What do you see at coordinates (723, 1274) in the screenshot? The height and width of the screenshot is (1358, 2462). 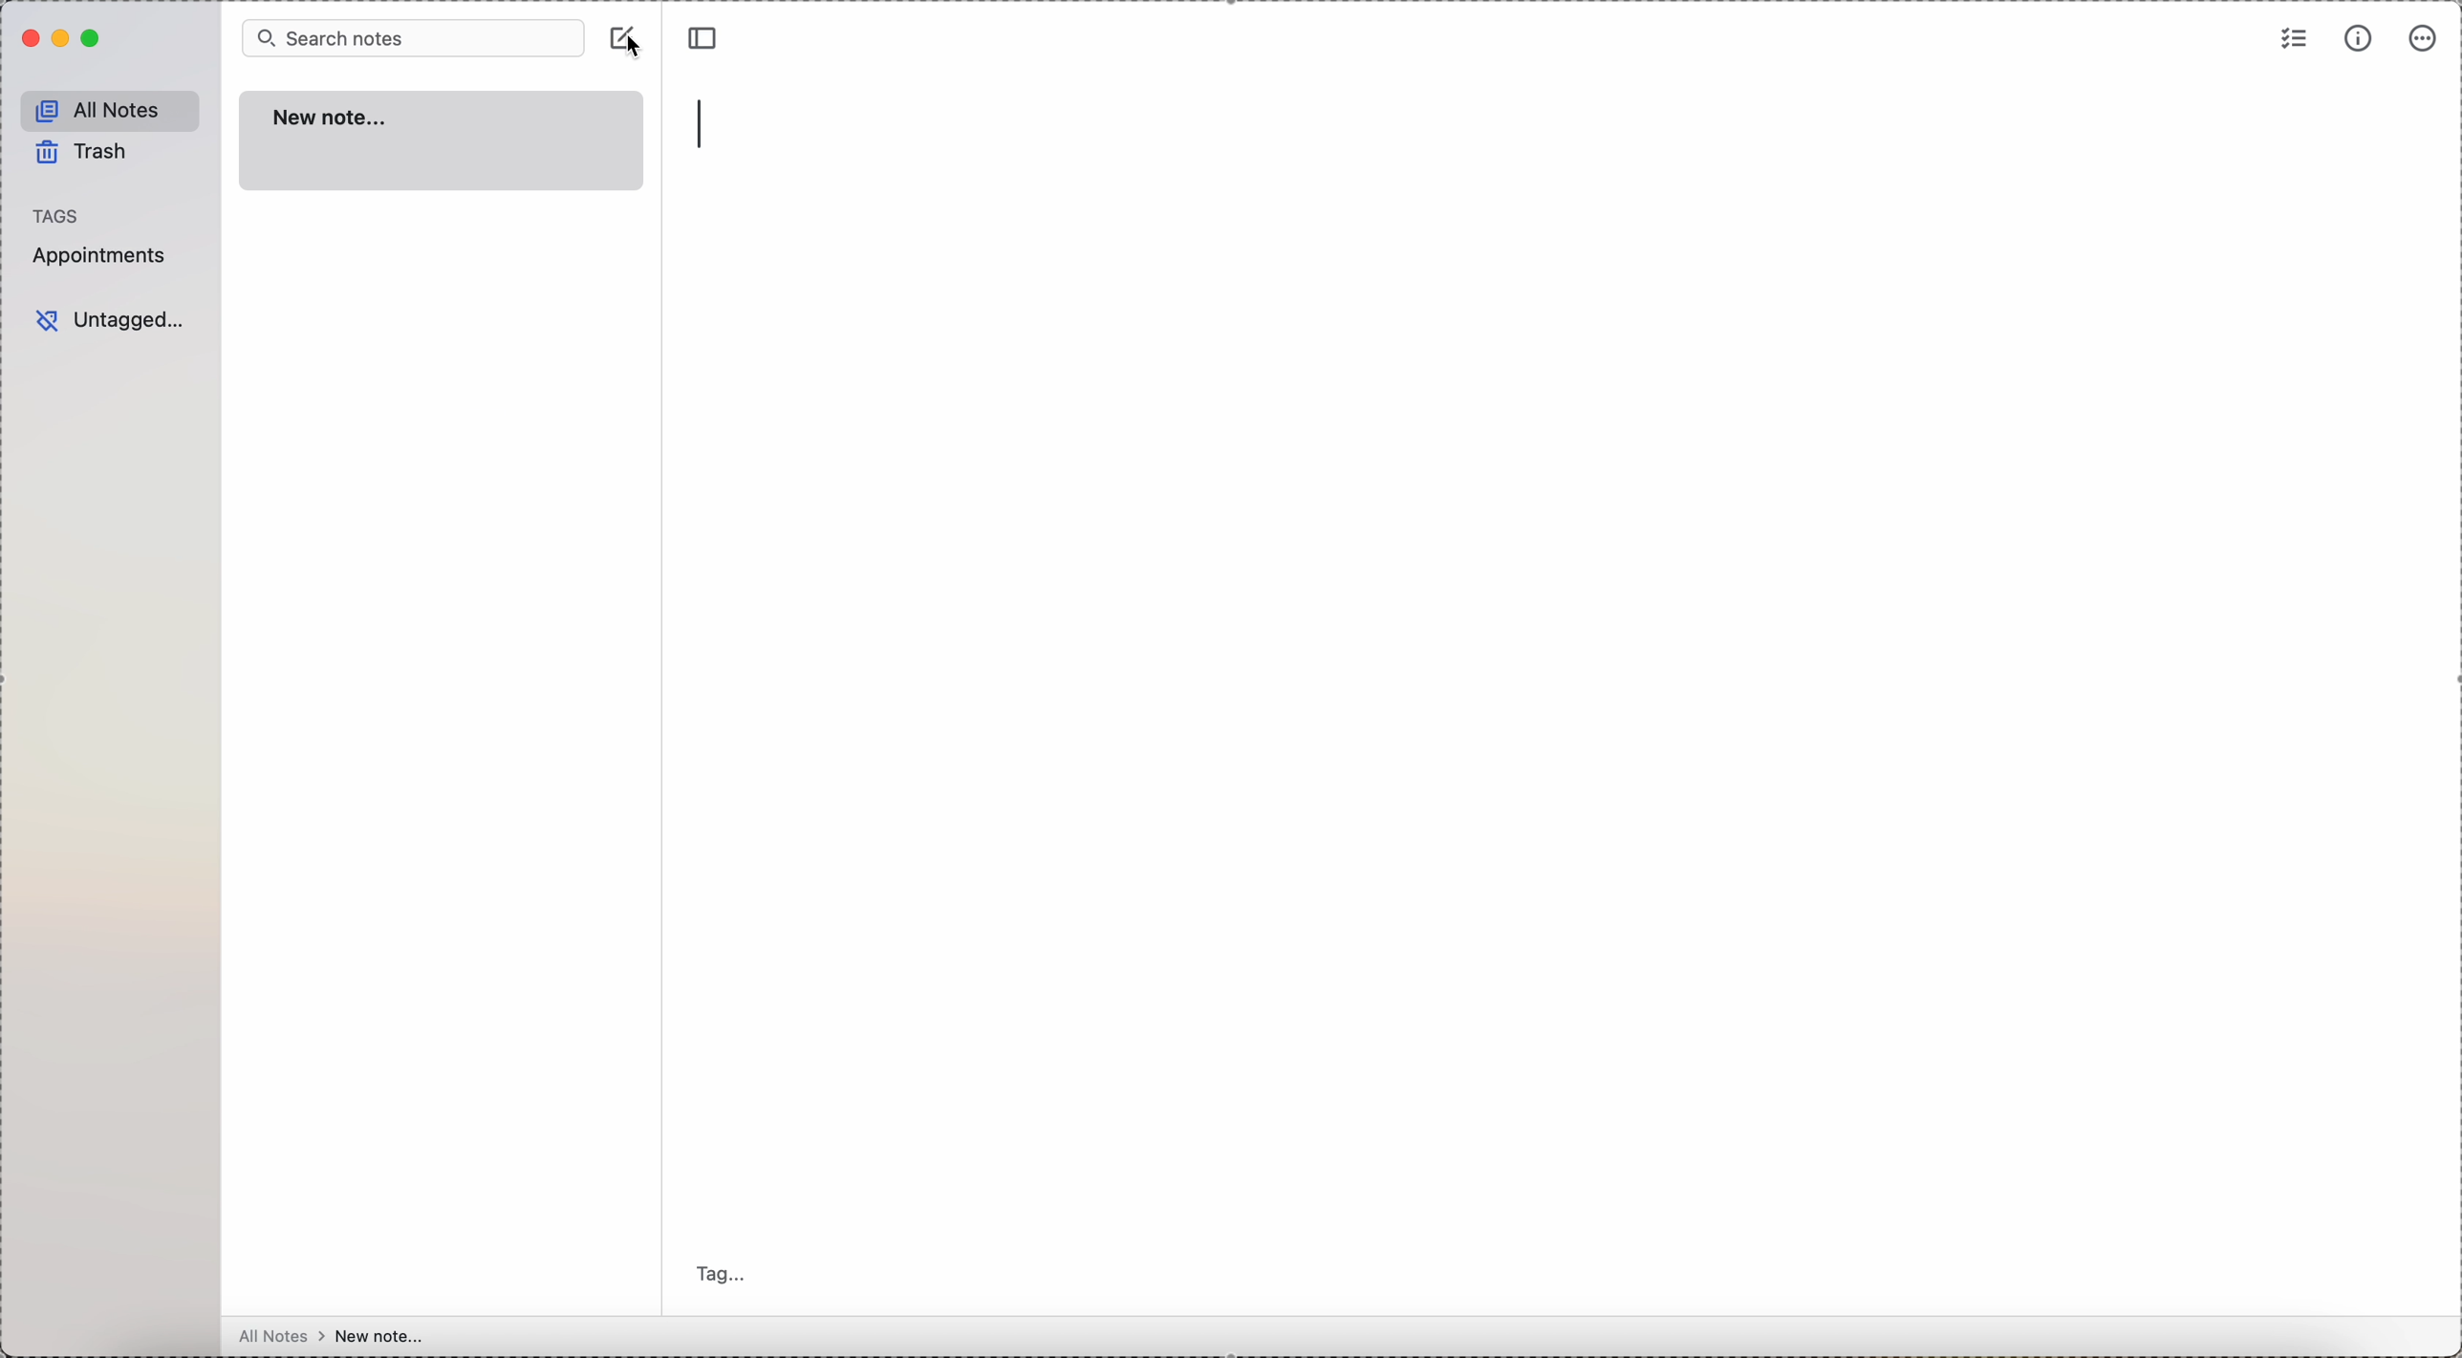 I see `tag` at bounding box center [723, 1274].